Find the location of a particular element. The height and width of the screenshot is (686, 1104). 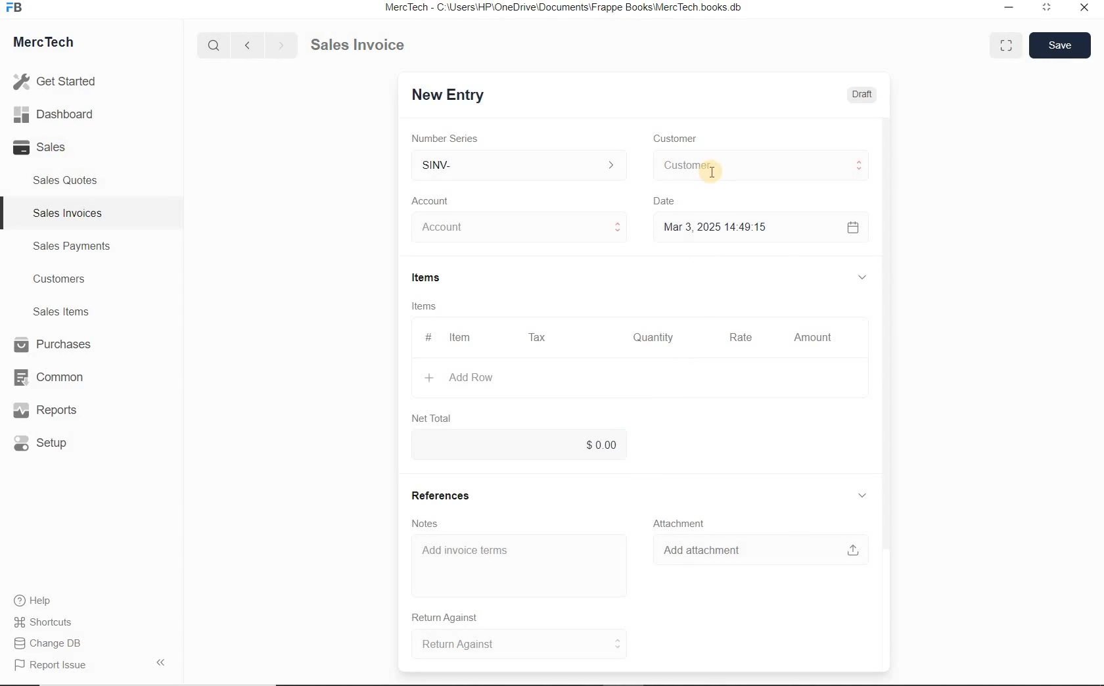

Go back is located at coordinates (249, 45).